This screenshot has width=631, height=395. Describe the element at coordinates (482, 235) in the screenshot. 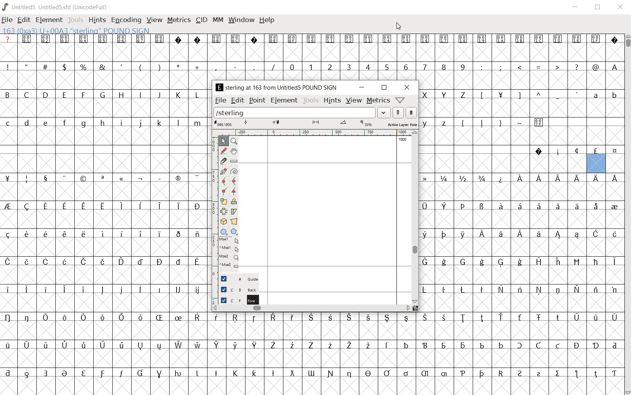

I see `Symbol` at that location.